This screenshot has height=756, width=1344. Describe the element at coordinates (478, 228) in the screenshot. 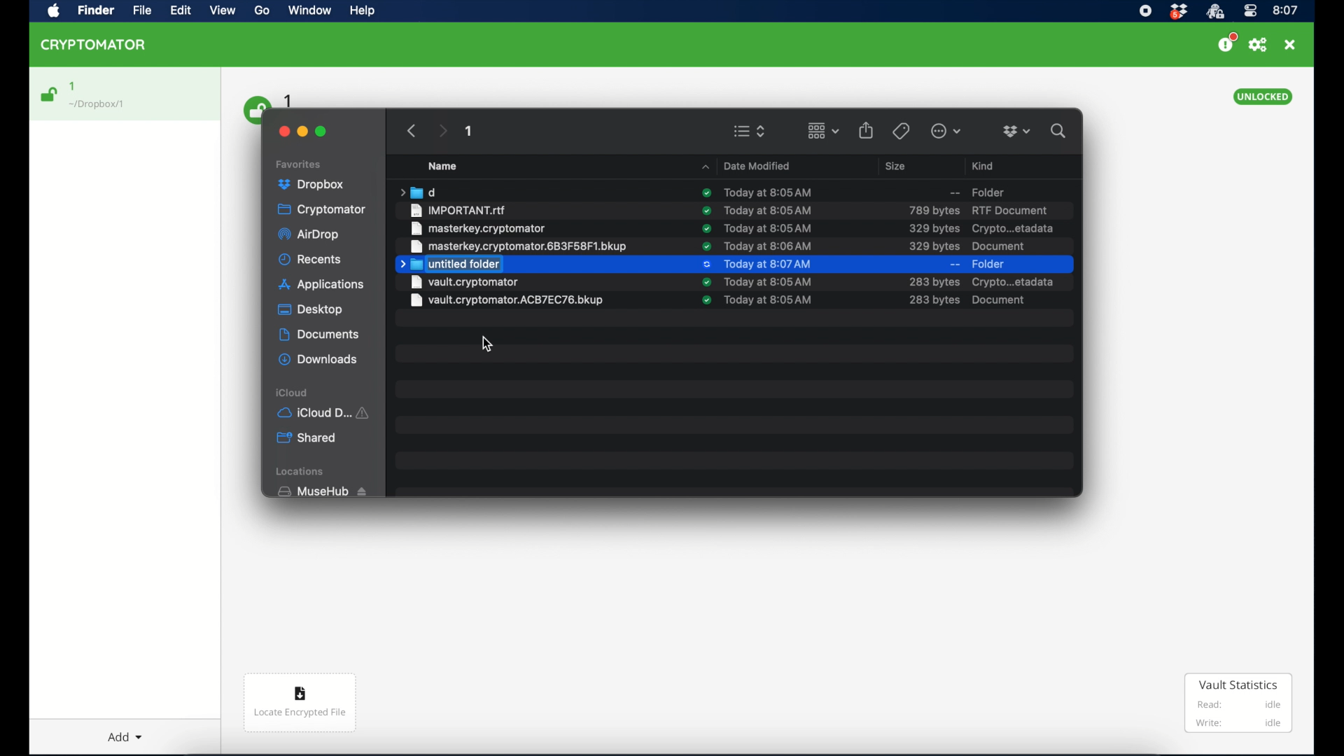

I see `file name` at that location.